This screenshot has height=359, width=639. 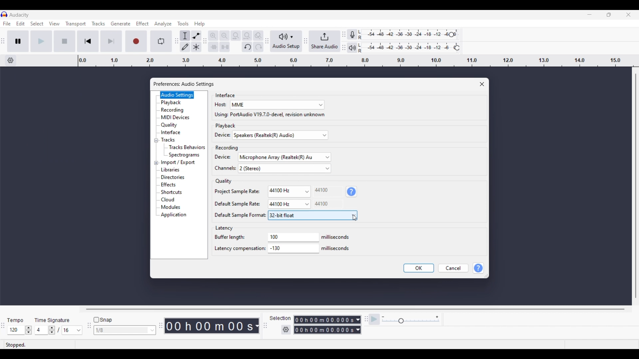 What do you see at coordinates (419, 268) in the screenshot?
I see `Save inputs made` at bounding box center [419, 268].